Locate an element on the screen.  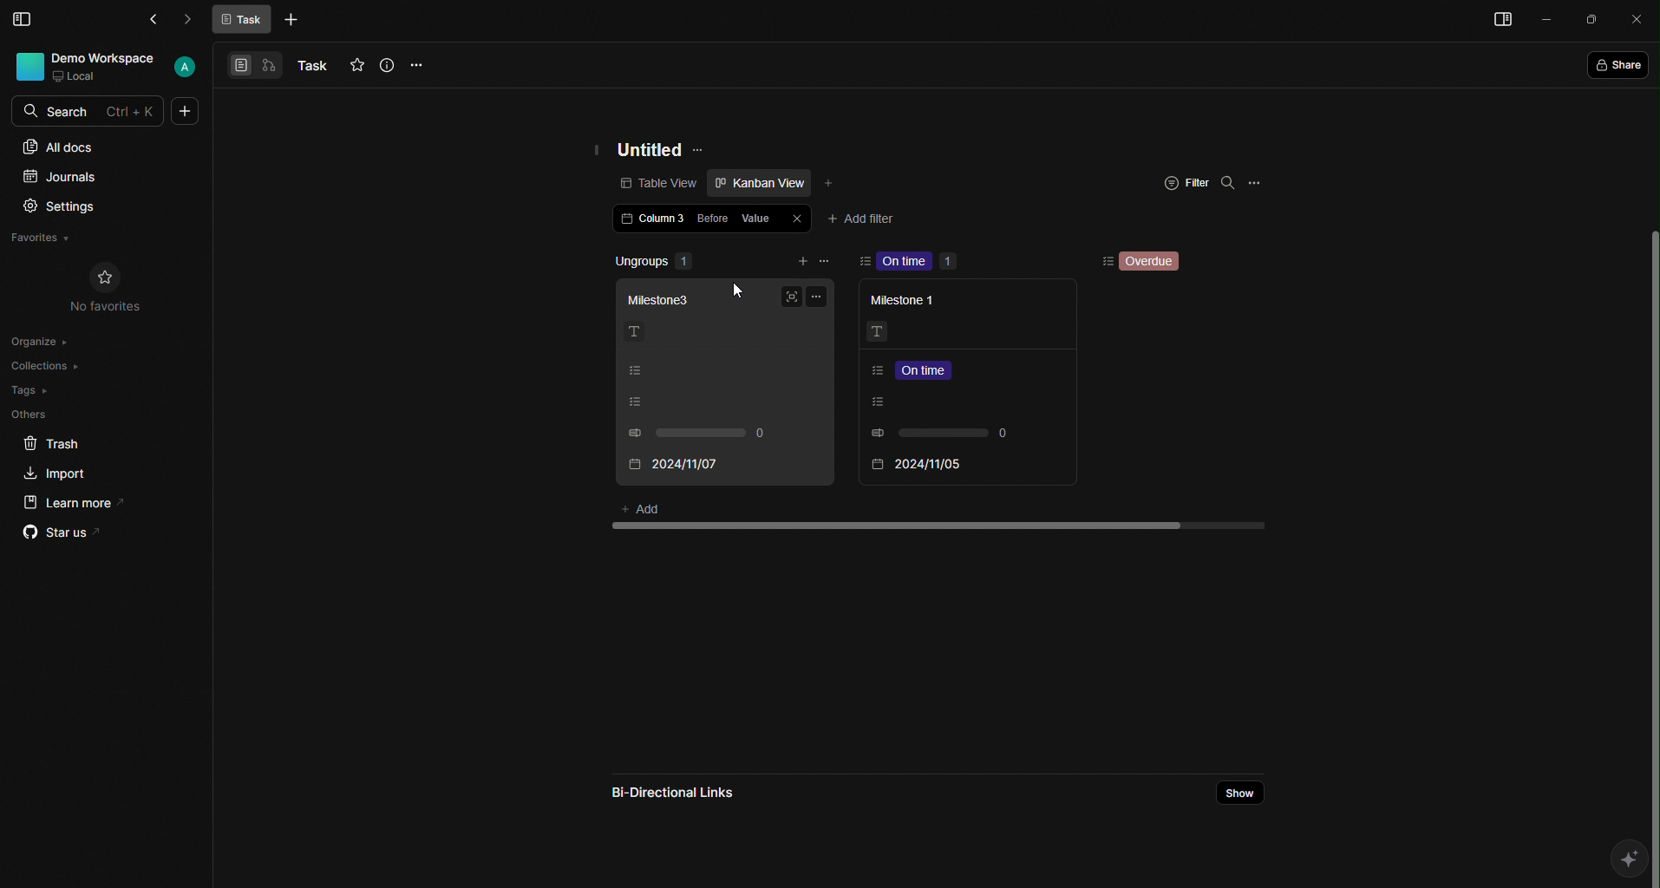
No Favorites is located at coordinates (106, 289).